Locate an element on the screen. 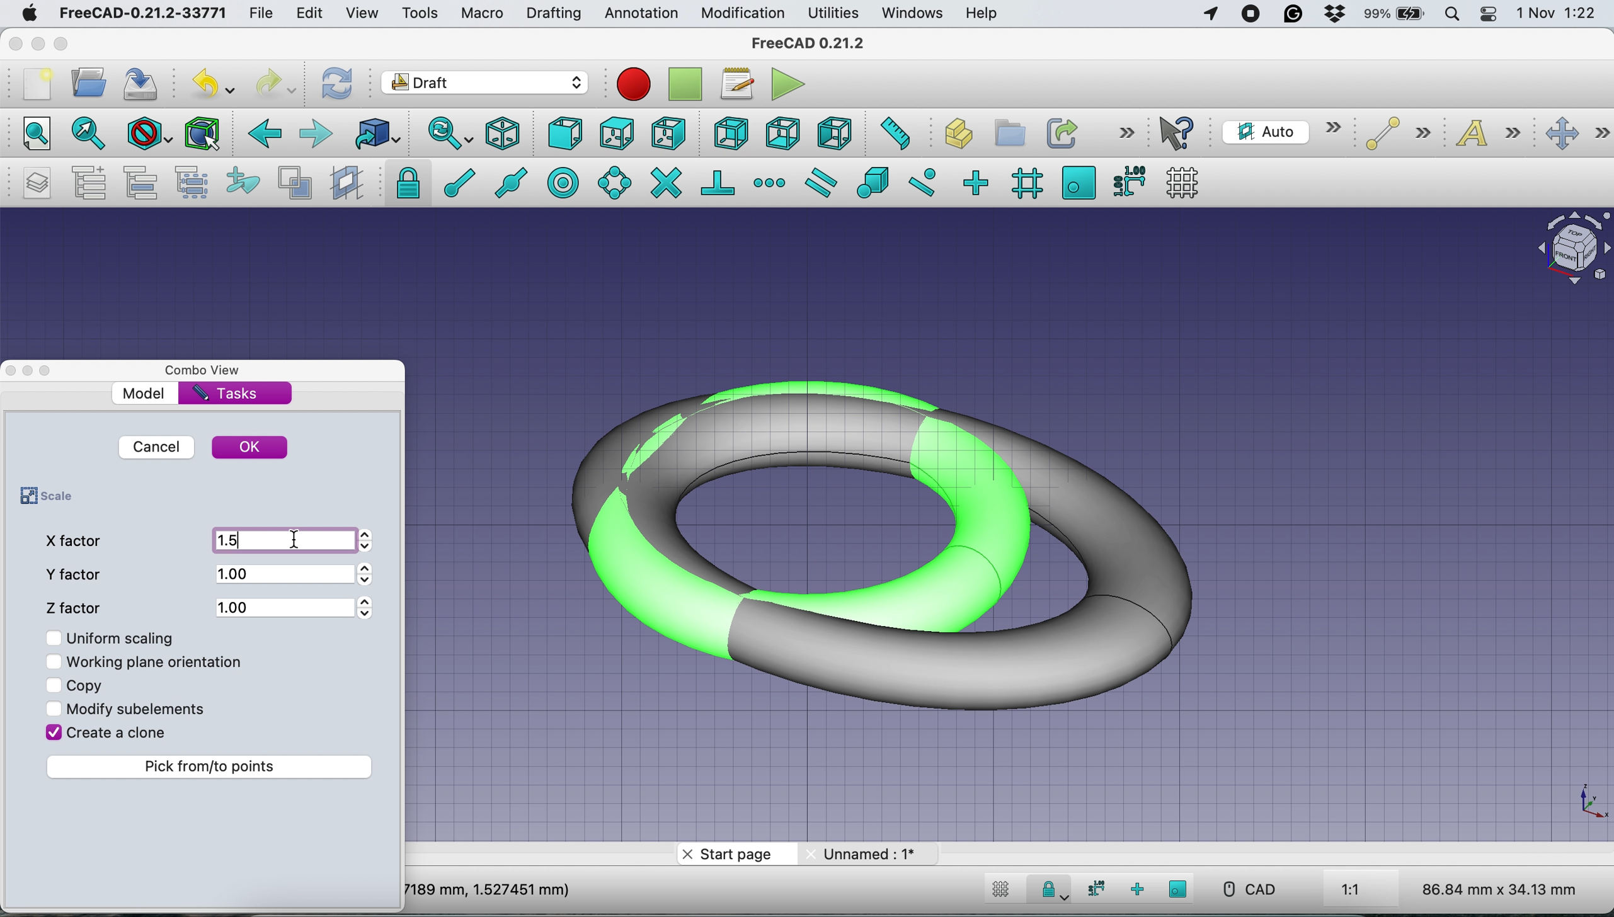 Image resolution: width=1614 pixels, height=917 pixels. modification is located at coordinates (744, 14).